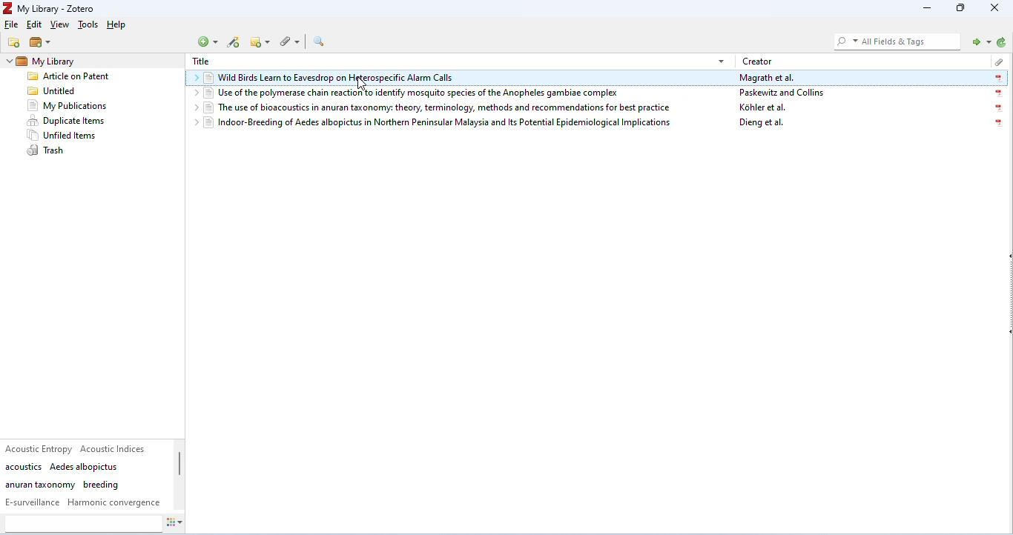 Image resolution: width=1013 pixels, height=535 pixels. I want to click on vertical scroll bar, so click(180, 476).